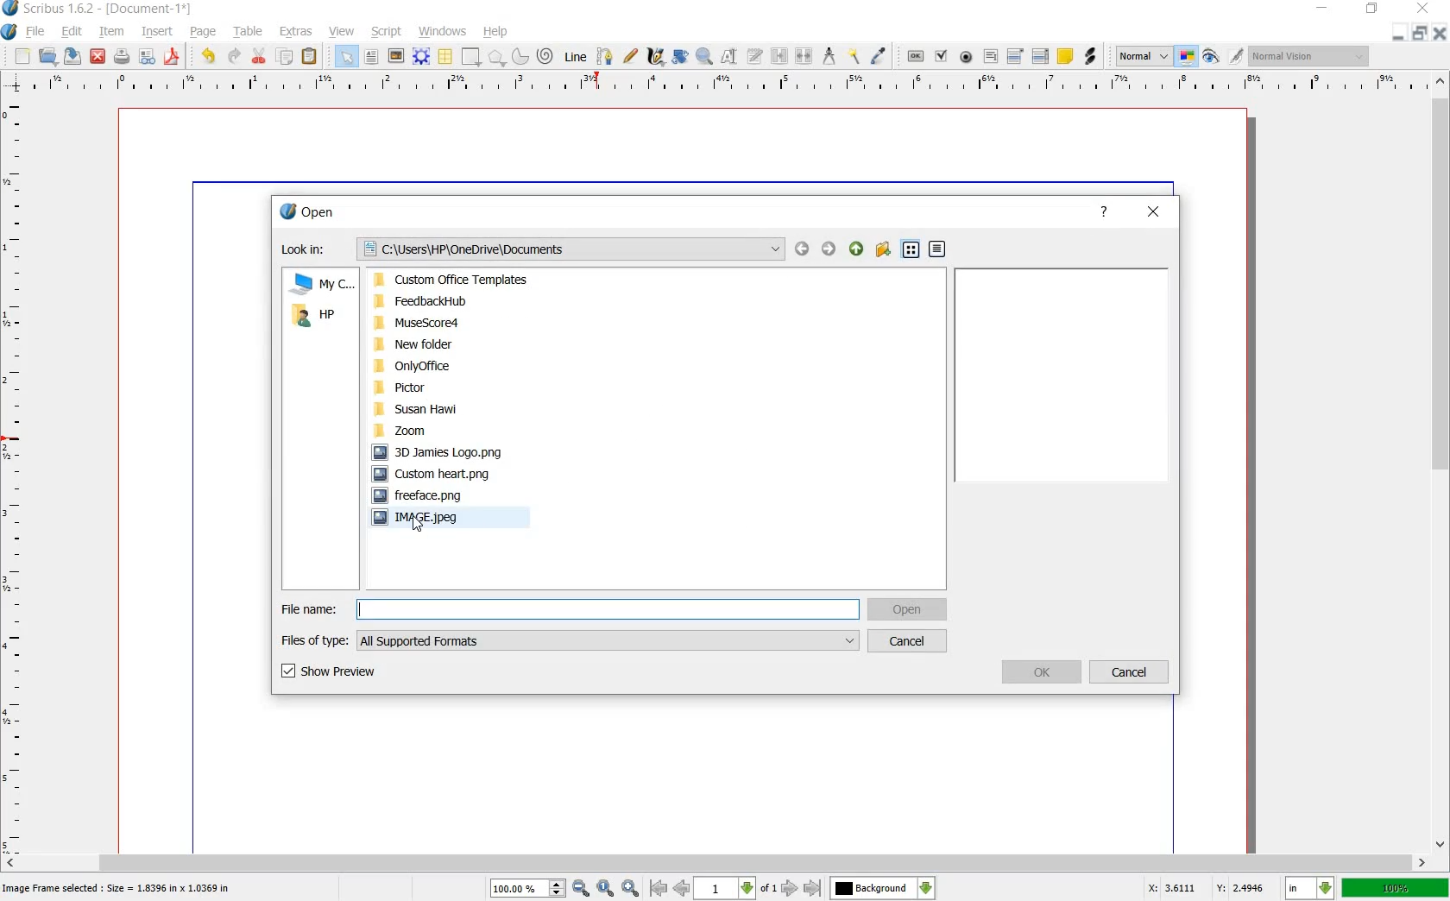 This screenshot has height=901, width=1450. What do you see at coordinates (655, 57) in the screenshot?
I see `calligraphic line` at bounding box center [655, 57].